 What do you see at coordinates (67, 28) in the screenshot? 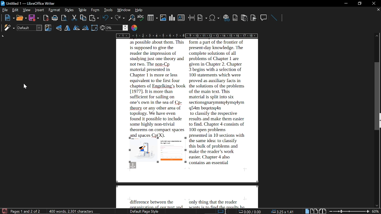
I see `flip horizontally` at bounding box center [67, 28].